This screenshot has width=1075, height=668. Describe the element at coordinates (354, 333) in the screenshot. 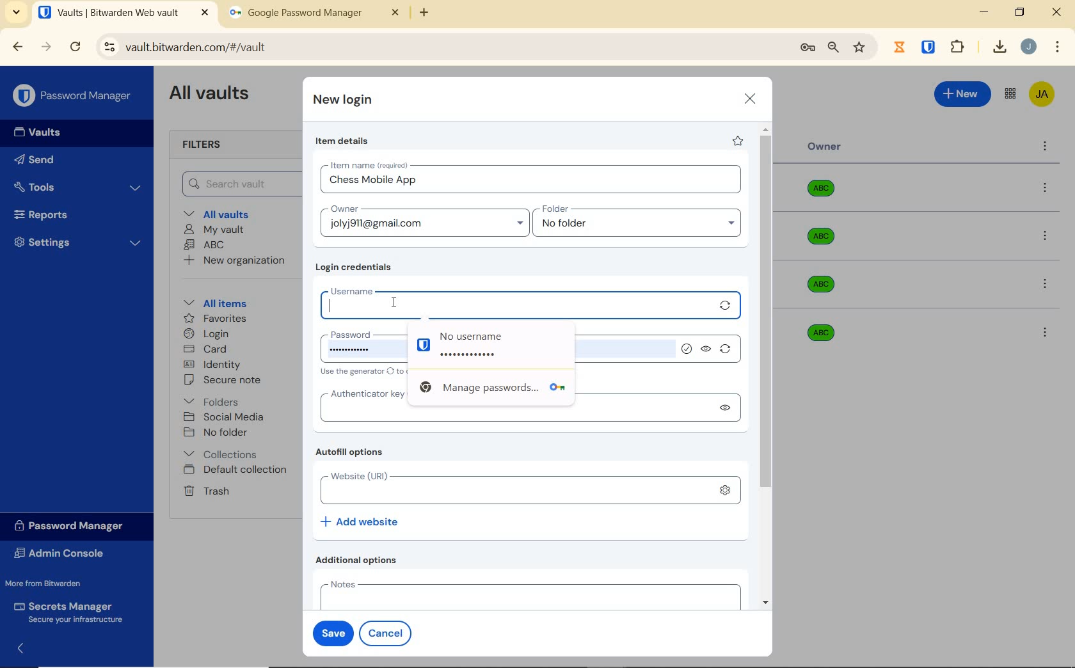

I see `password` at that location.